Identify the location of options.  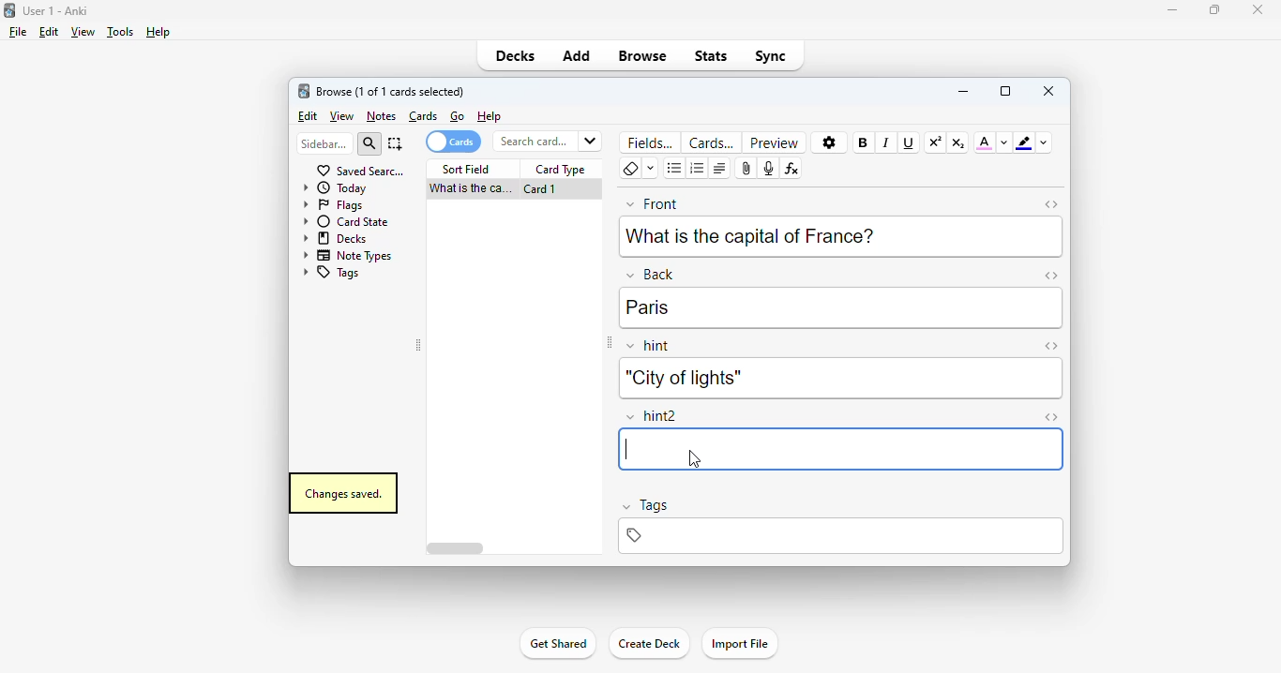
(830, 143).